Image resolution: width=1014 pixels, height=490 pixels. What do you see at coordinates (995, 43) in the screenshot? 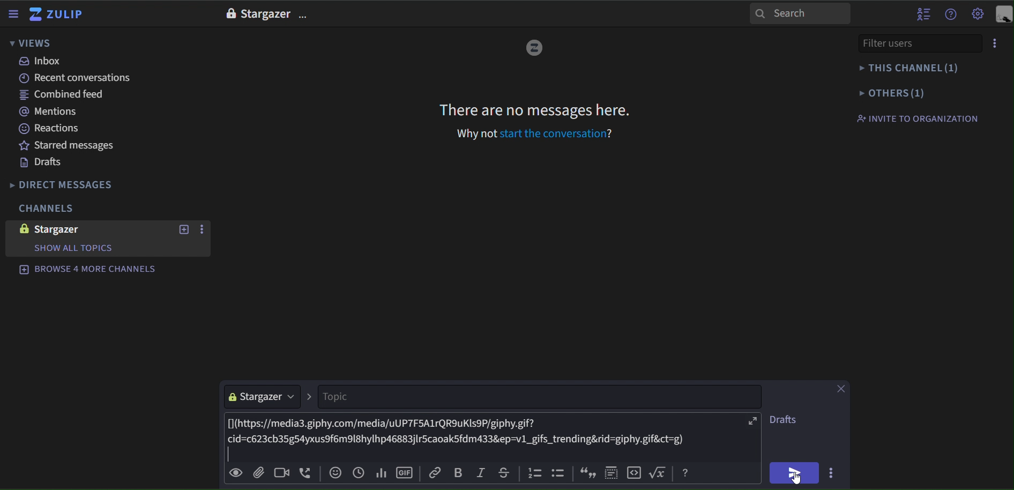
I see `options` at bounding box center [995, 43].